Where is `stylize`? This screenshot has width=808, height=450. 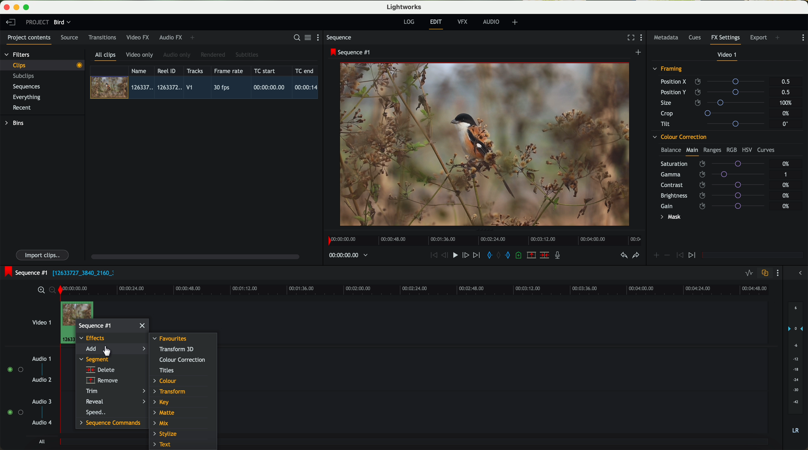 stylize is located at coordinates (165, 434).